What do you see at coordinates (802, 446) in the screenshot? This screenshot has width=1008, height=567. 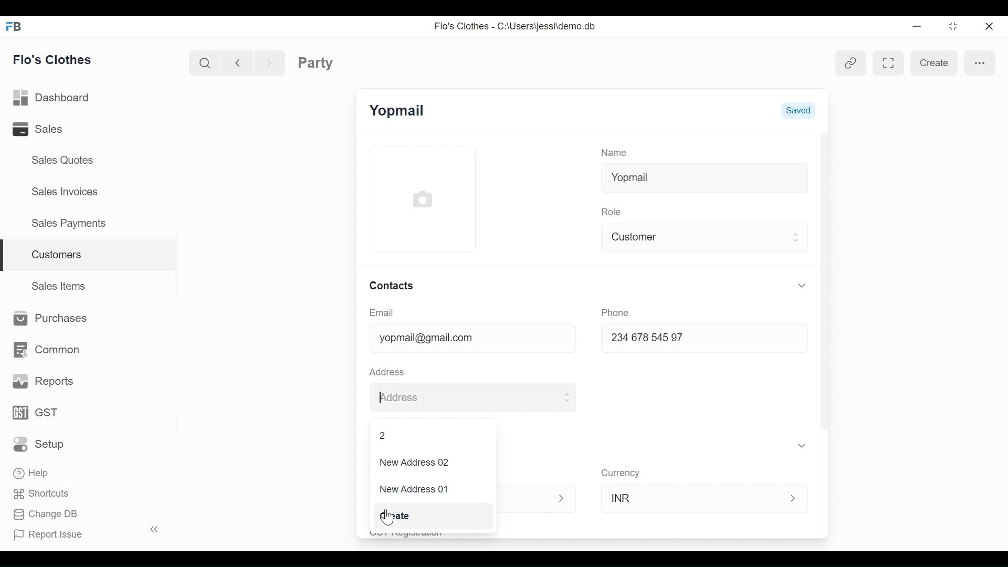 I see `Expand` at bounding box center [802, 446].